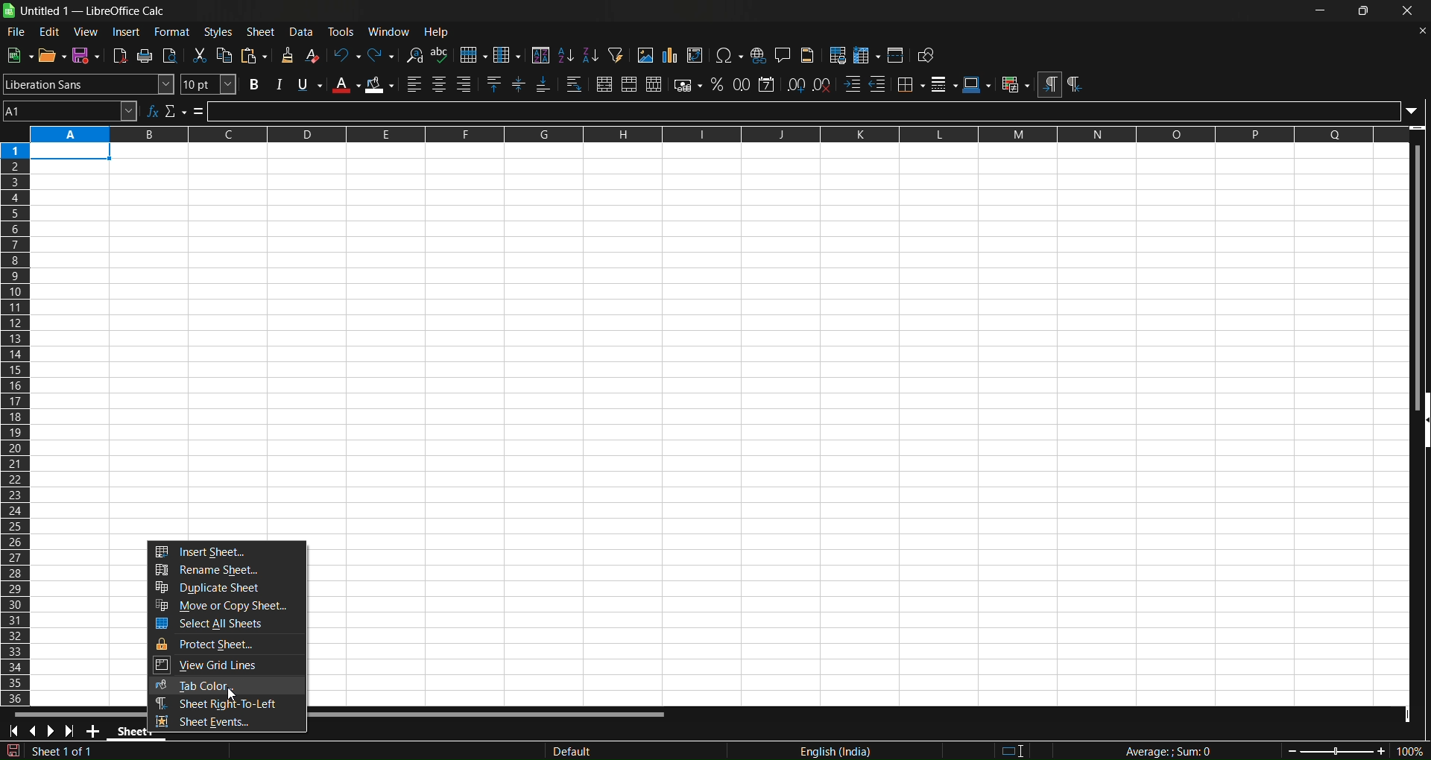 The height and width of the screenshot is (760, 1431). Describe the element at coordinates (305, 31) in the screenshot. I see `data` at that location.